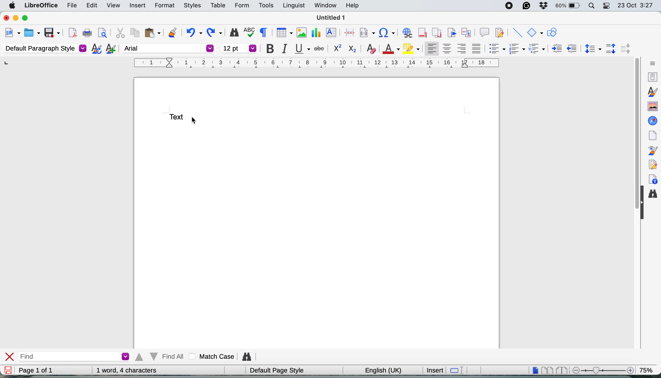 This screenshot has height=378, width=661. What do you see at coordinates (651, 64) in the screenshot?
I see `sidebar settings` at bounding box center [651, 64].